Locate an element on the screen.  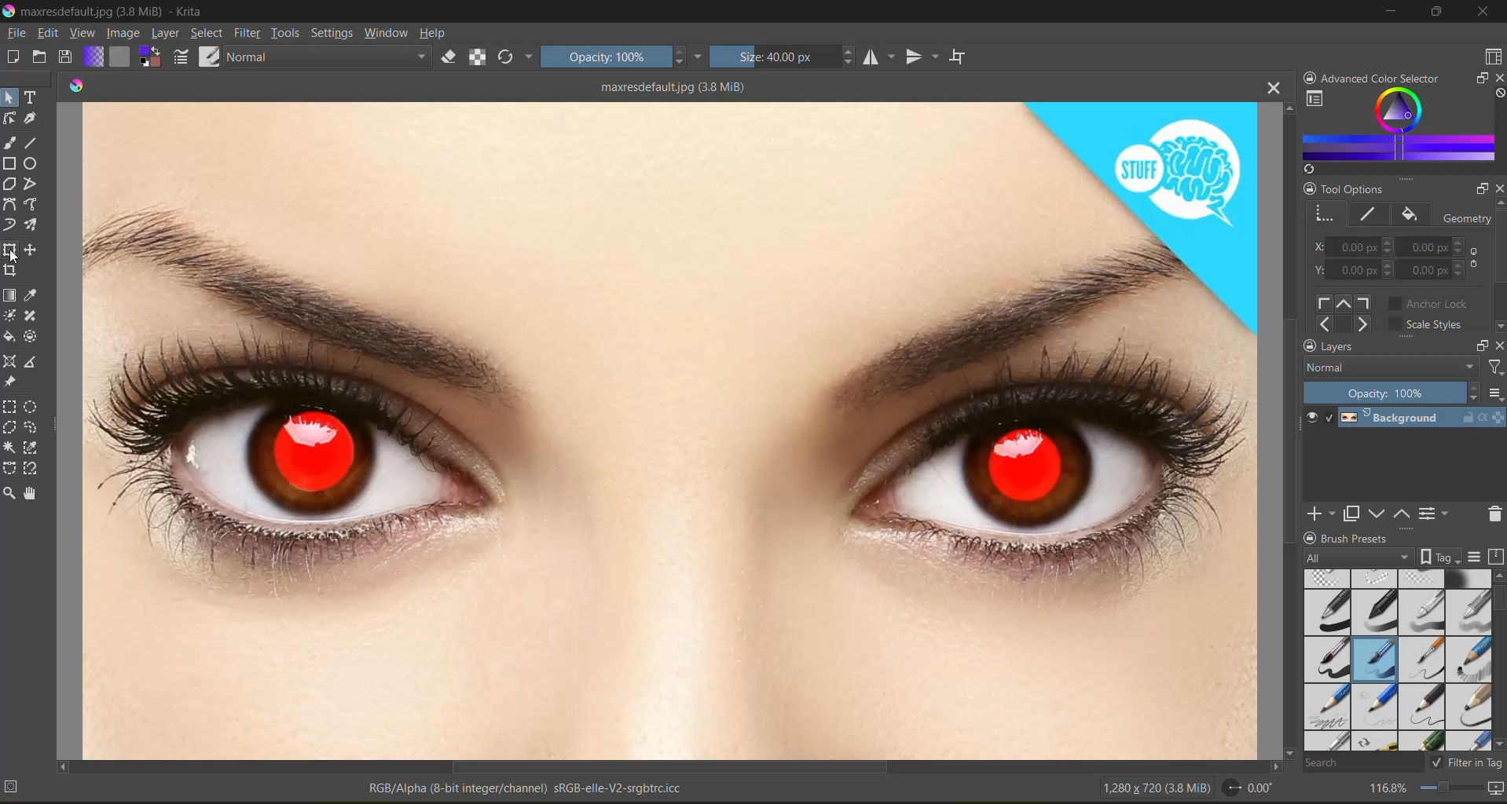
horizontal scroll bar is located at coordinates (669, 765).